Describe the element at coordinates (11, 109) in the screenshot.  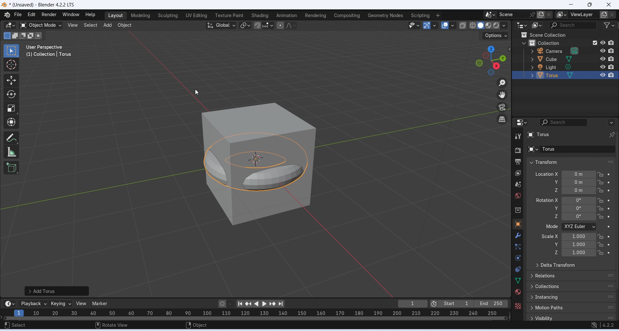
I see `Scale` at that location.